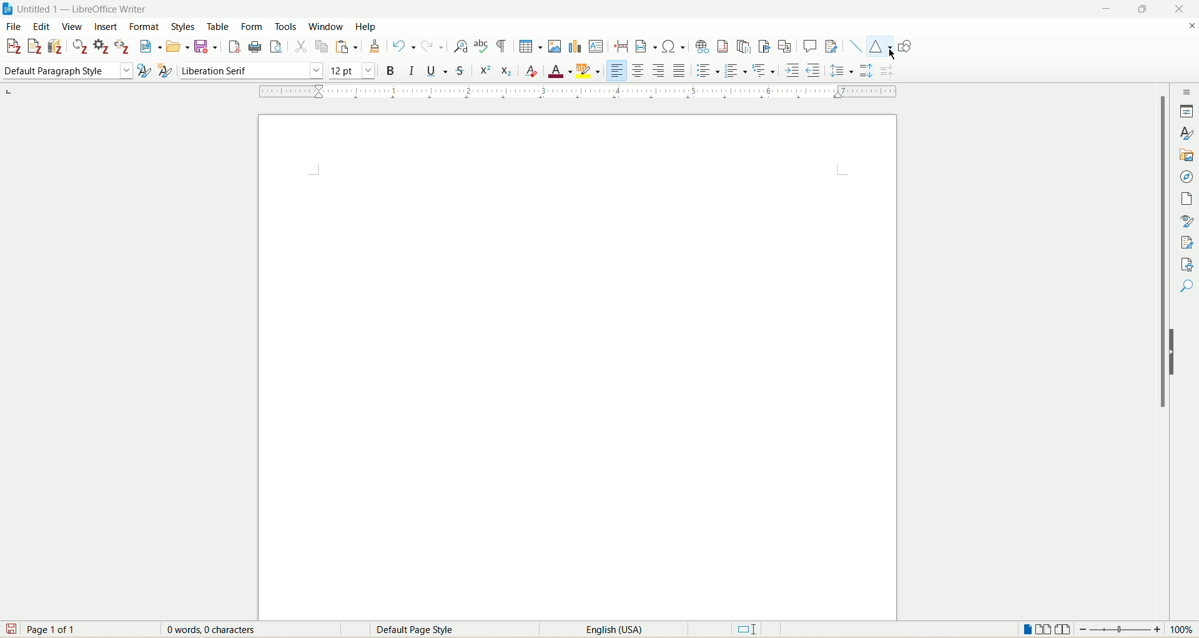  Describe the element at coordinates (322, 48) in the screenshot. I see `copy` at that location.